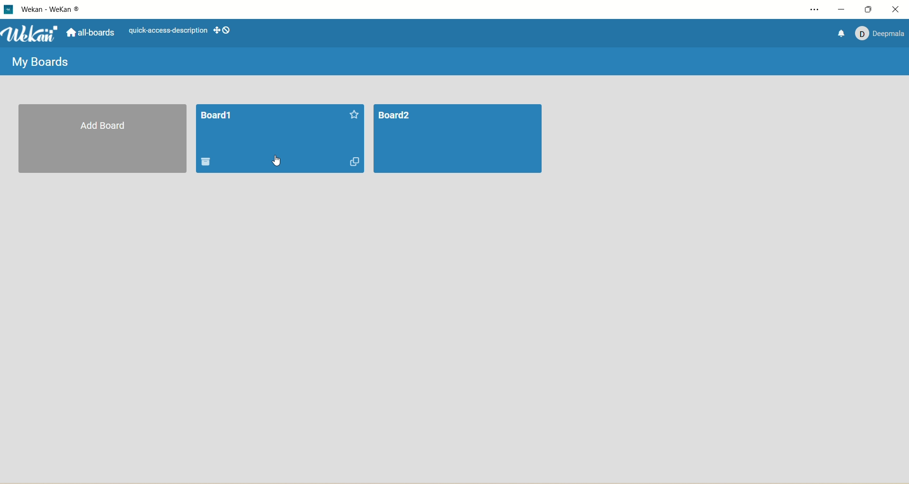  What do you see at coordinates (817, 10) in the screenshot?
I see `settings and more` at bounding box center [817, 10].